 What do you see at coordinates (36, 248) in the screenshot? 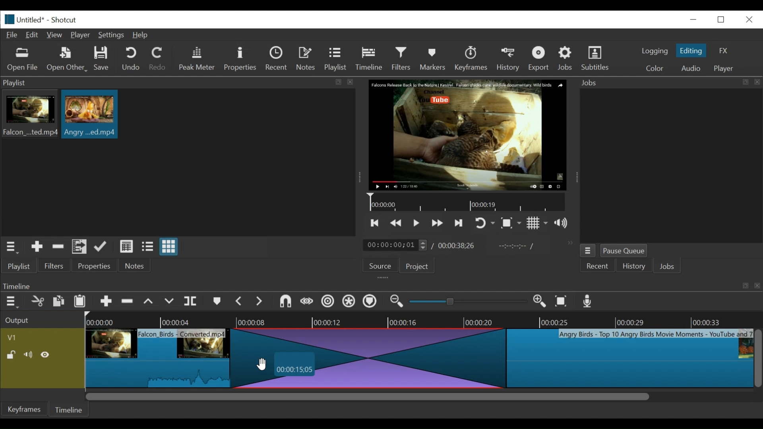
I see `Add the source to the playlist` at bounding box center [36, 248].